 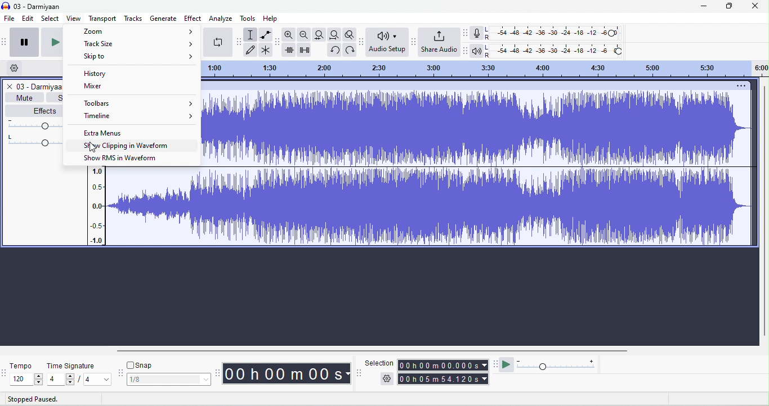 What do you see at coordinates (239, 41) in the screenshot?
I see `audacity tools toolbar` at bounding box center [239, 41].